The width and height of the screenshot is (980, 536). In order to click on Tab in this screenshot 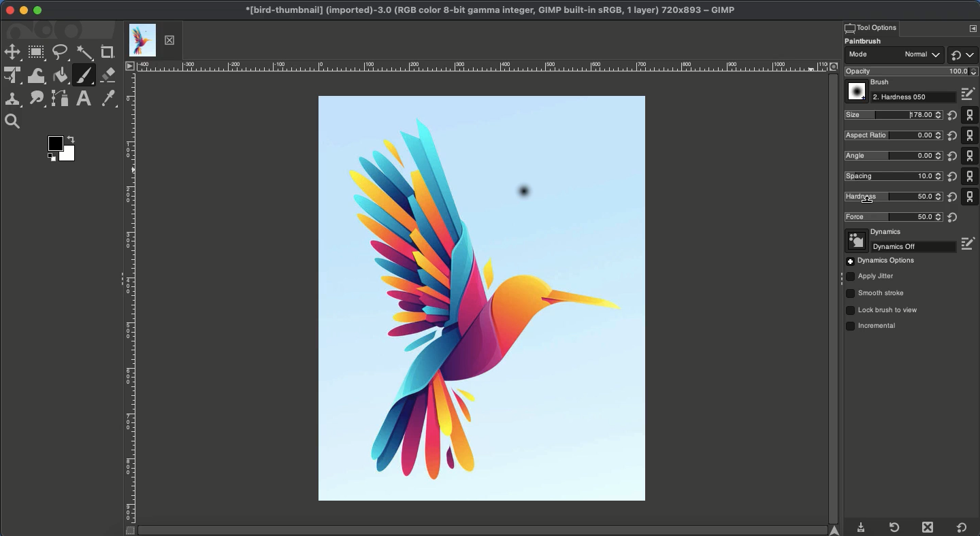, I will do `click(152, 40)`.